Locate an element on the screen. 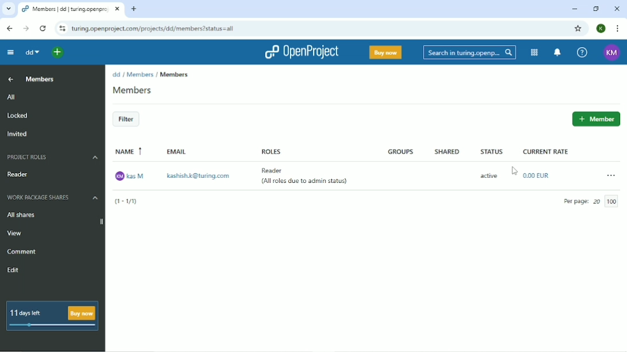 The width and height of the screenshot is (627, 352). more actions is located at coordinates (604, 176).